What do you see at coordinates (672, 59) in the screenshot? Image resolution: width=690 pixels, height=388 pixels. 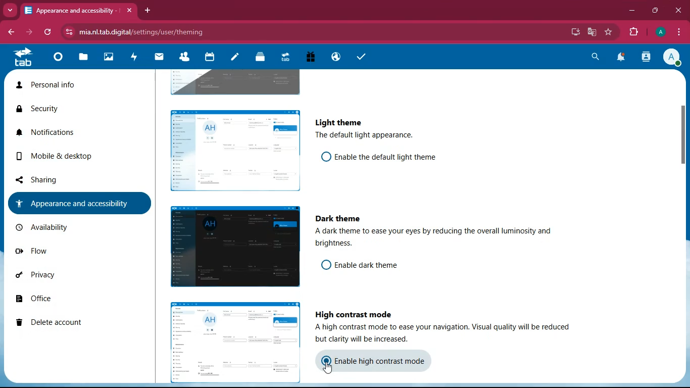 I see `profile` at bounding box center [672, 59].